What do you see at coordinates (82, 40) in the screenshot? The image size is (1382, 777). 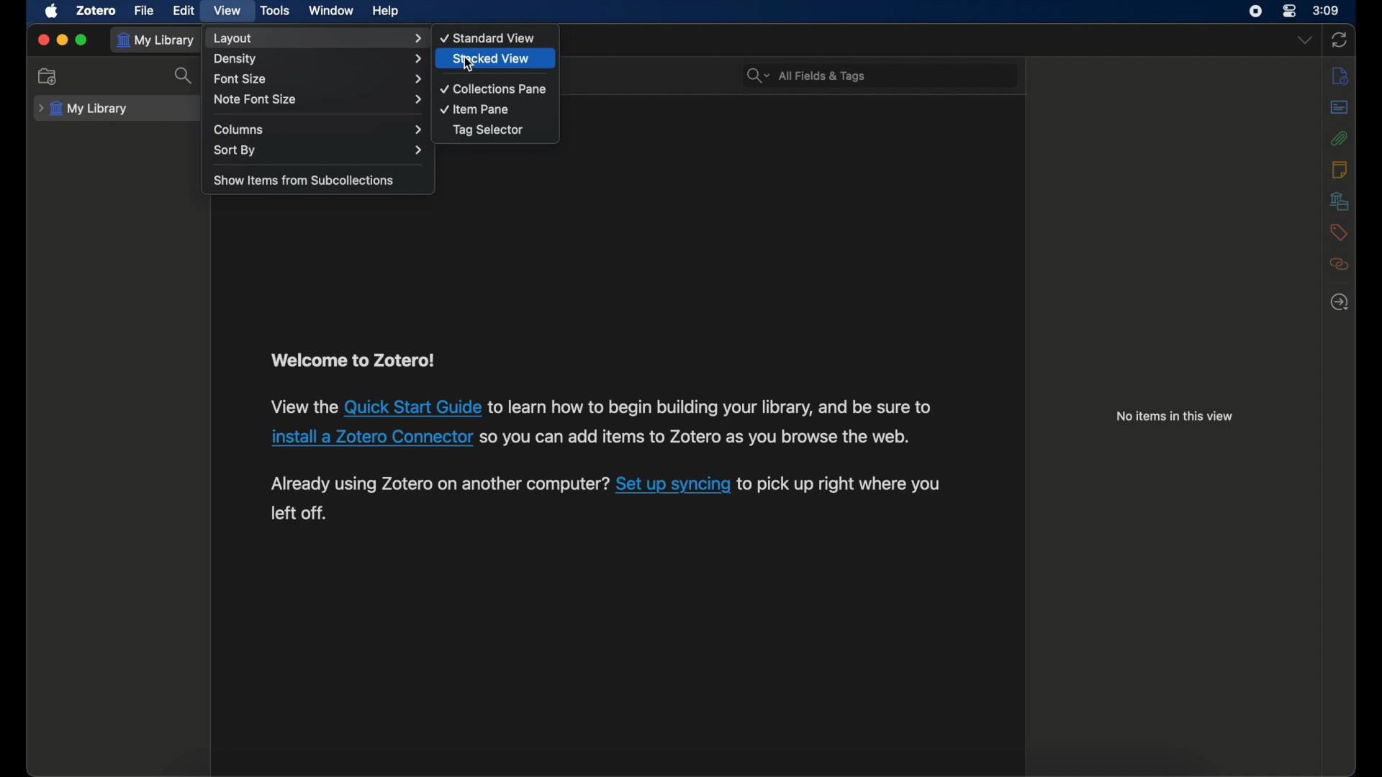 I see `maximize` at bounding box center [82, 40].